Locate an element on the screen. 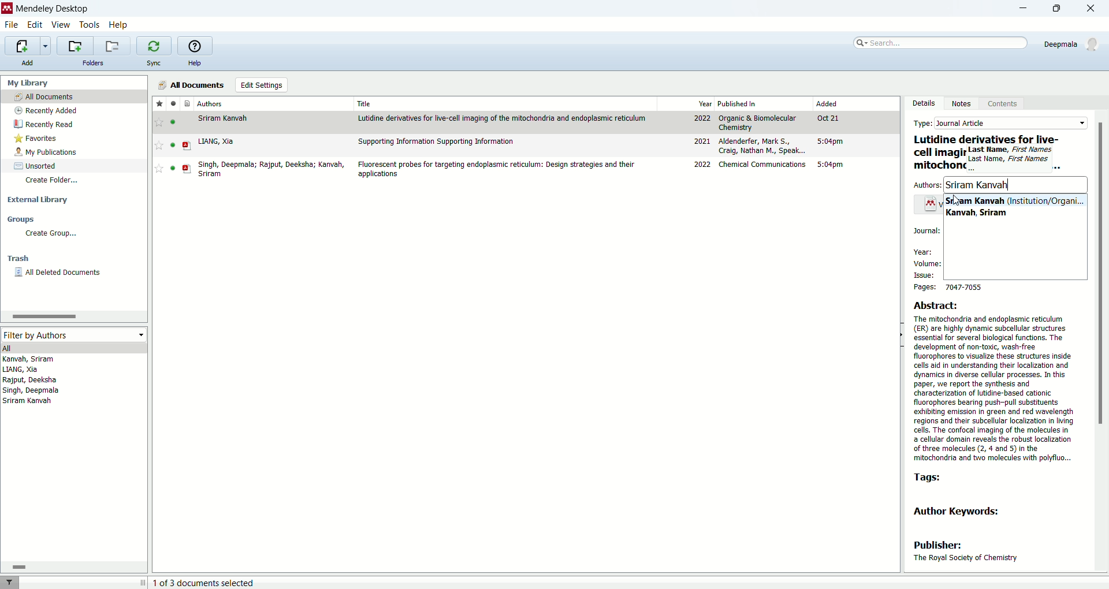 This screenshot has width=1109, height=589. favourite is located at coordinates (159, 122).